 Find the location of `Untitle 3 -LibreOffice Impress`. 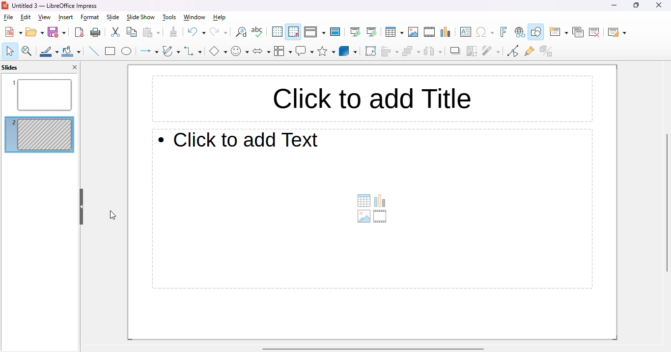

Untitle 3 -LibreOffice Impress is located at coordinates (55, 5).